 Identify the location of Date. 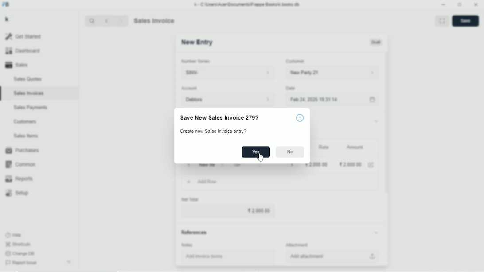
(290, 88).